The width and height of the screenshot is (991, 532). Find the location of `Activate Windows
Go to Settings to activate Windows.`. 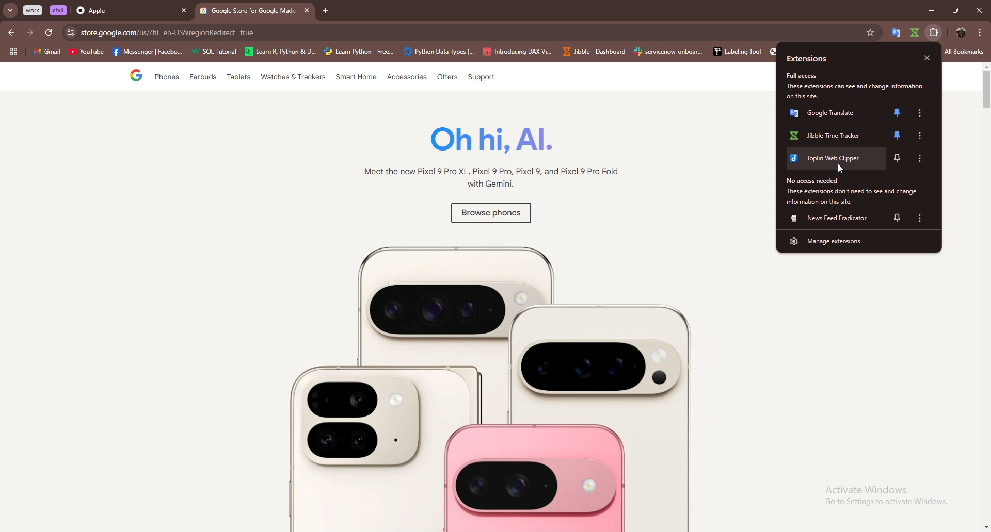

Activate Windows
Go to Settings to activate Windows. is located at coordinates (878, 495).